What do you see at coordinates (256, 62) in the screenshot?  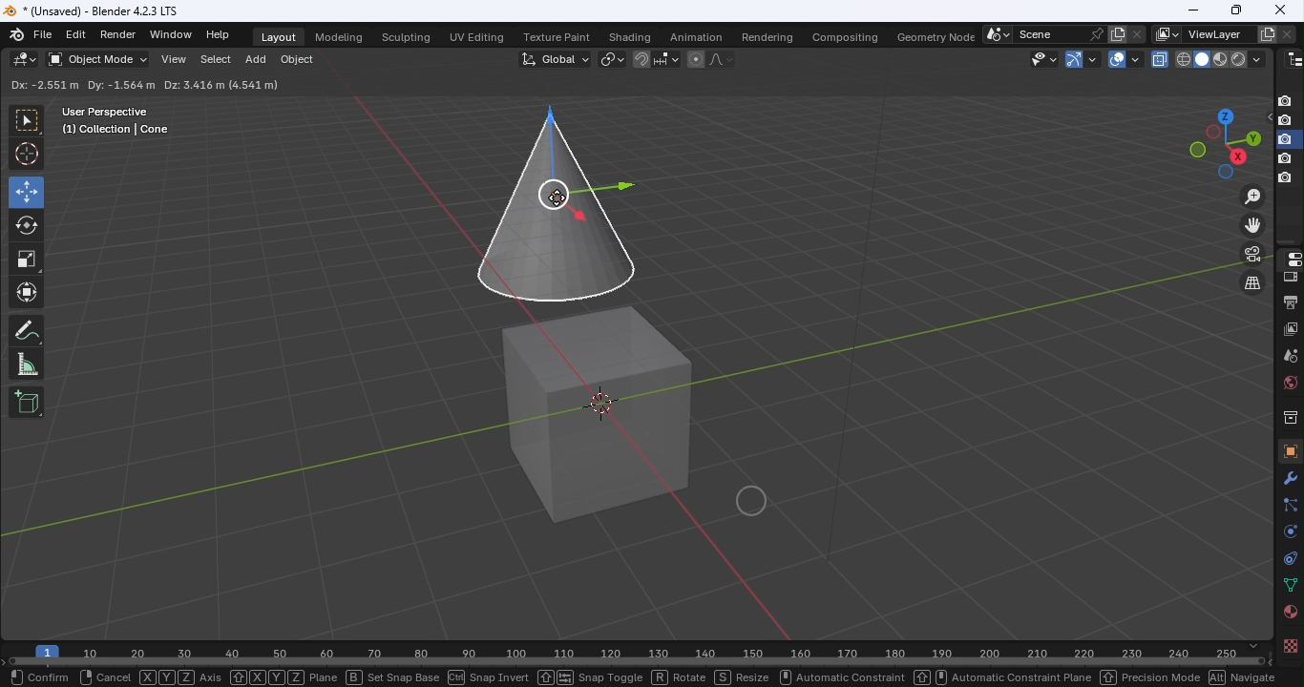 I see `Add` at bounding box center [256, 62].